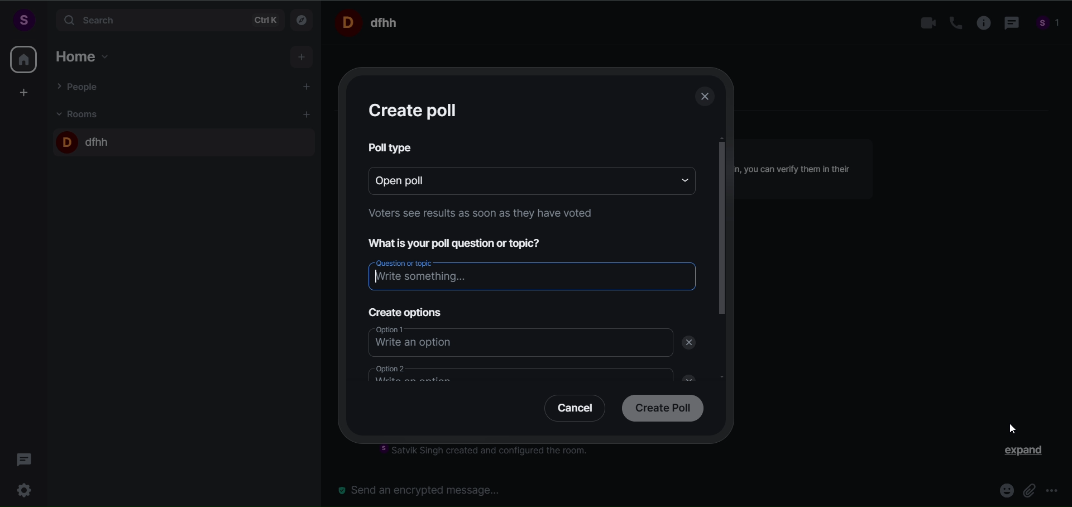 This screenshot has width=1072, height=507. I want to click on room name, so click(85, 140).